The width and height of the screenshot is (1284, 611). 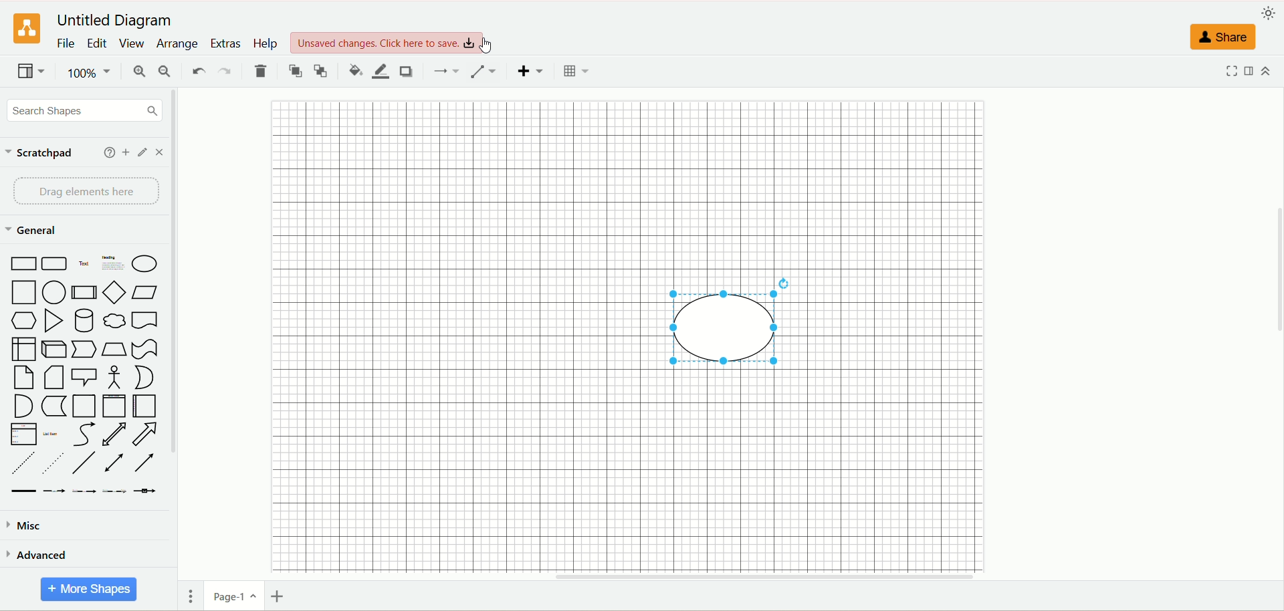 What do you see at coordinates (258, 71) in the screenshot?
I see `delete` at bounding box center [258, 71].